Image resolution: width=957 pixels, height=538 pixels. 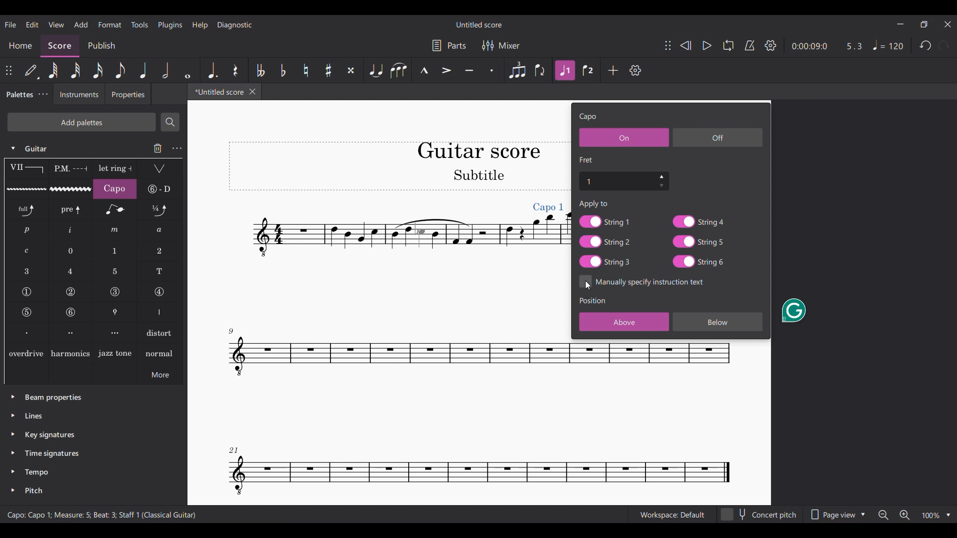 I want to click on RH guitar fingering i, so click(x=71, y=231).